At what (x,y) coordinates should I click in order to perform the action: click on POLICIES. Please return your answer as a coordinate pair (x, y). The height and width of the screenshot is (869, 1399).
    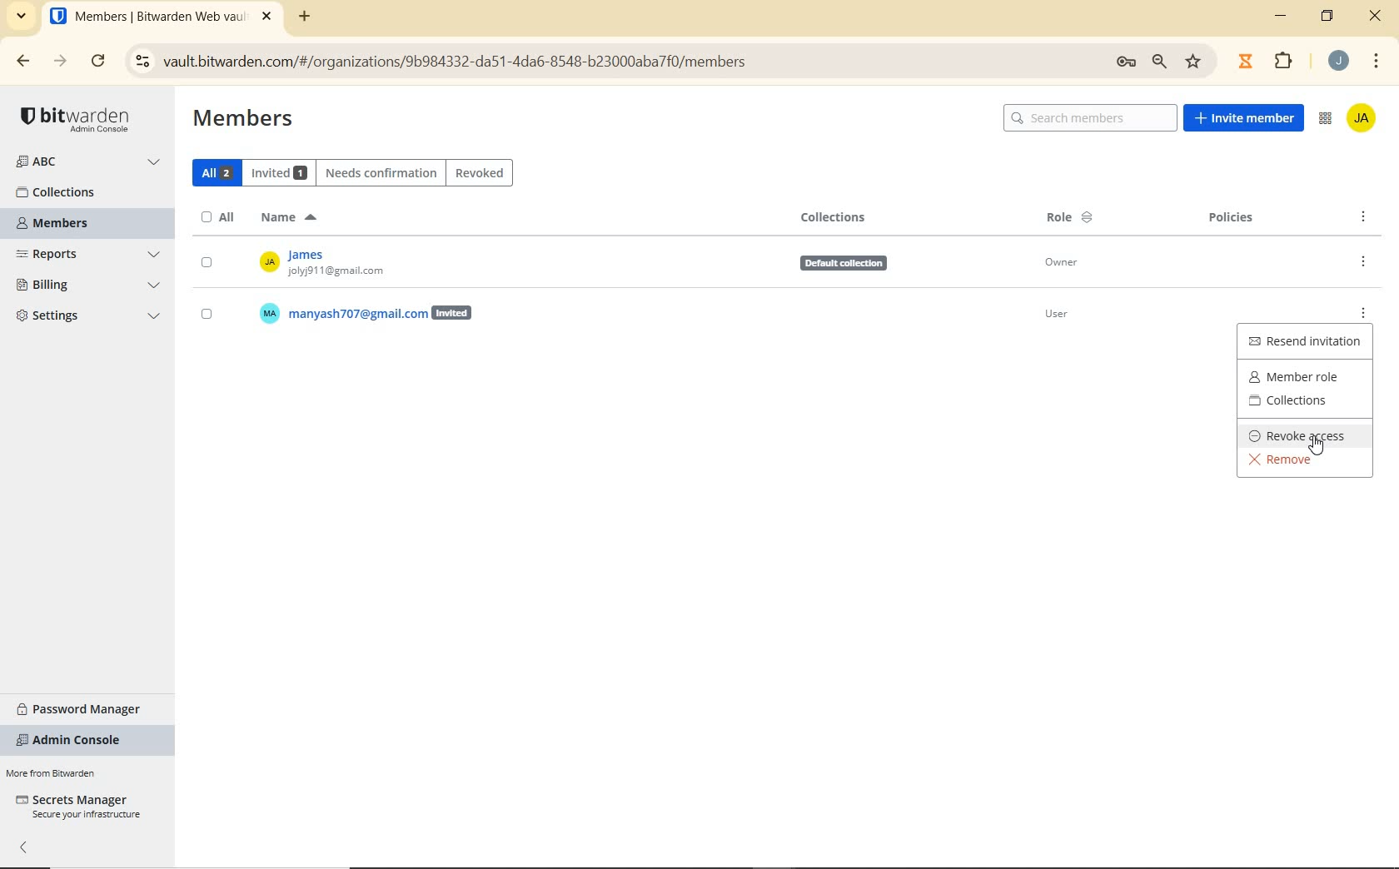
    Looking at the image, I should click on (1233, 220).